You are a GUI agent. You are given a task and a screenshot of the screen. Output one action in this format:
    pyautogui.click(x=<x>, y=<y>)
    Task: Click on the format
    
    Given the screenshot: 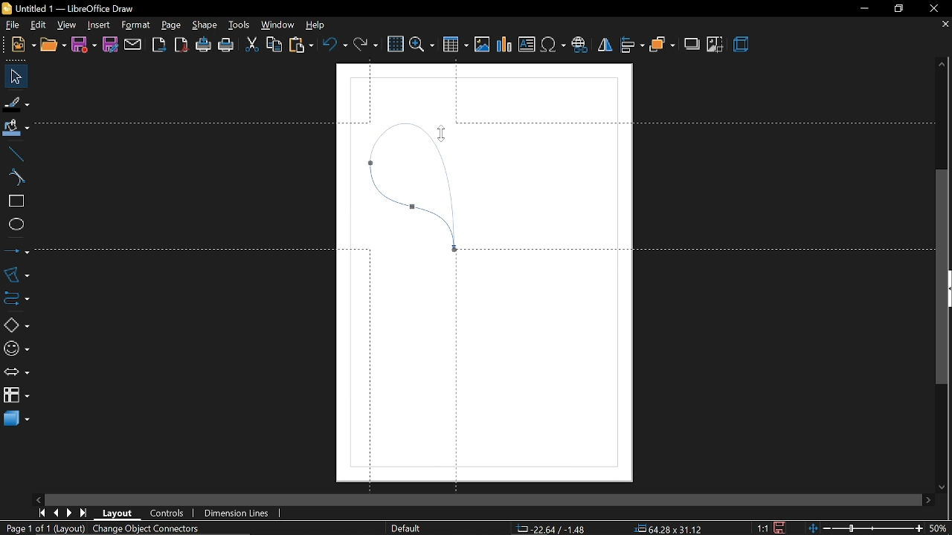 What is the action you would take?
    pyautogui.click(x=135, y=25)
    